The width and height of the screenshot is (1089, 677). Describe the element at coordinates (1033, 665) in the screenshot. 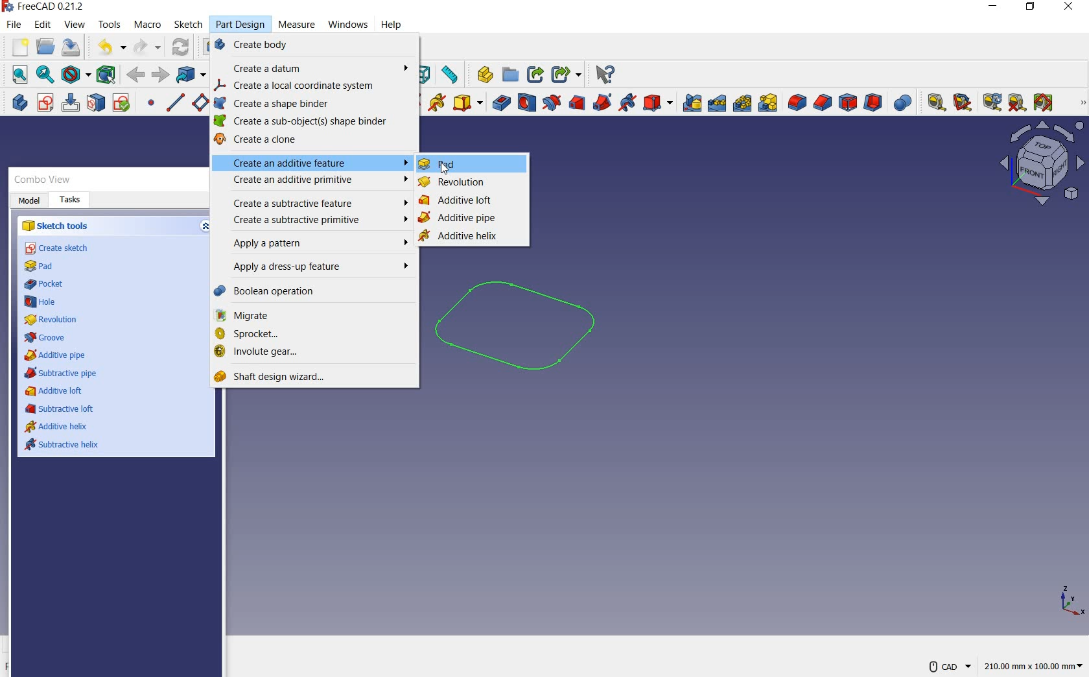

I see `221.93mm x 100.00mm` at that location.